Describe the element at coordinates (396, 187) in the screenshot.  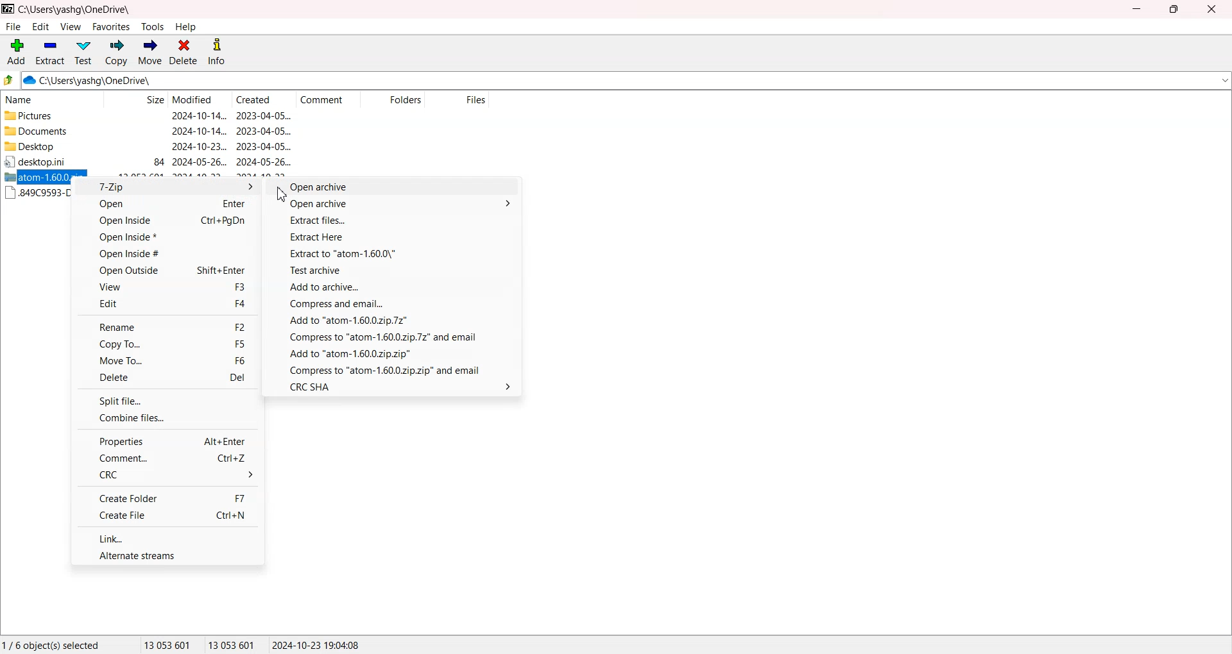
I see `Open archive` at that location.